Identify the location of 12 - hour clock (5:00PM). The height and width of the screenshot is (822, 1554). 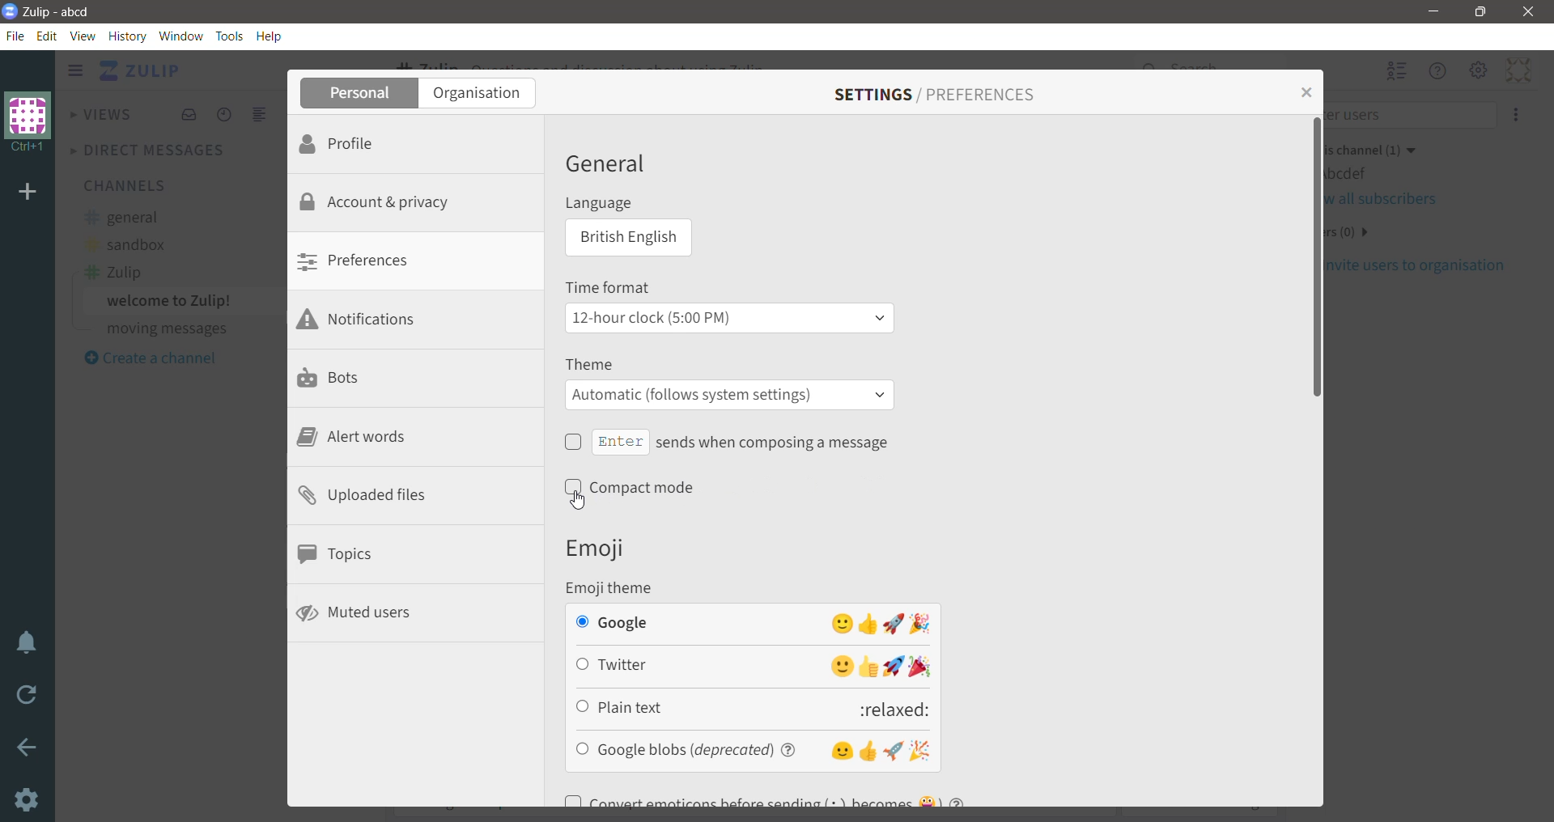
(727, 318).